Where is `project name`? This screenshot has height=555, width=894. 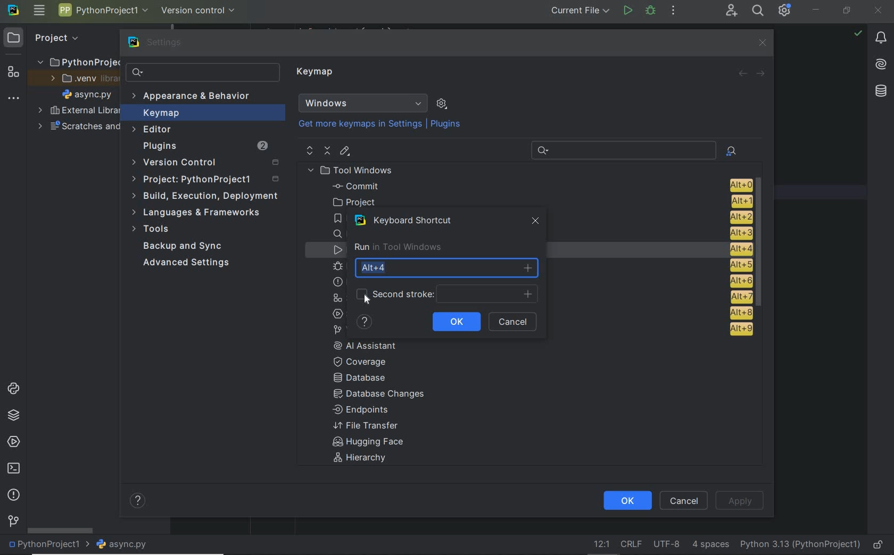
project name is located at coordinates (46, 545).